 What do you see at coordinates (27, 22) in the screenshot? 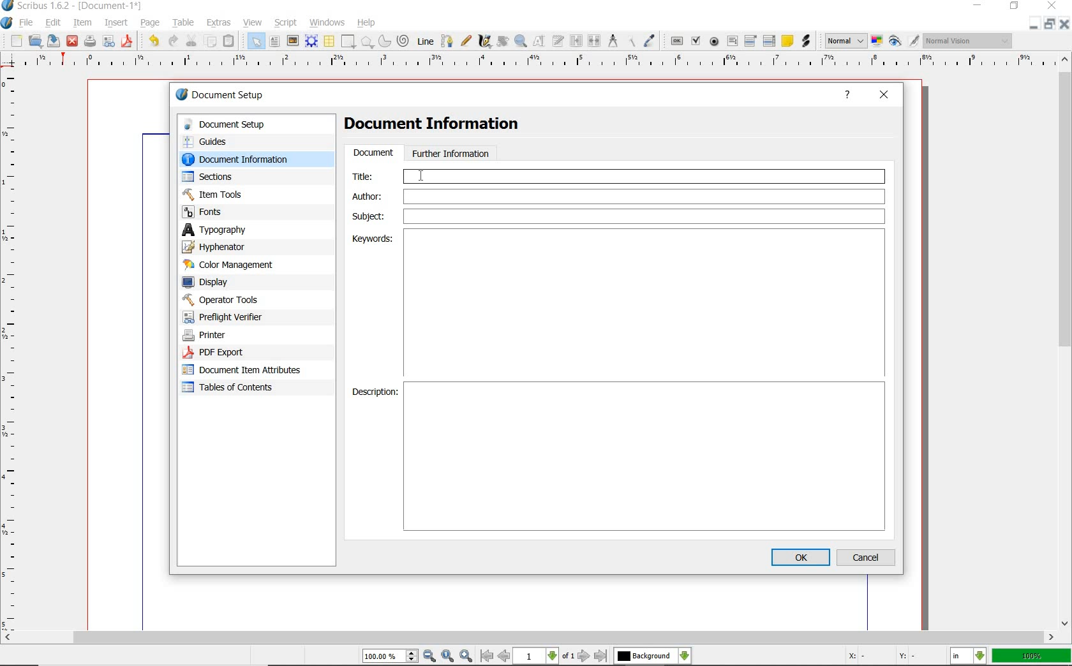
I see `file` at bounding box center [27, 22].